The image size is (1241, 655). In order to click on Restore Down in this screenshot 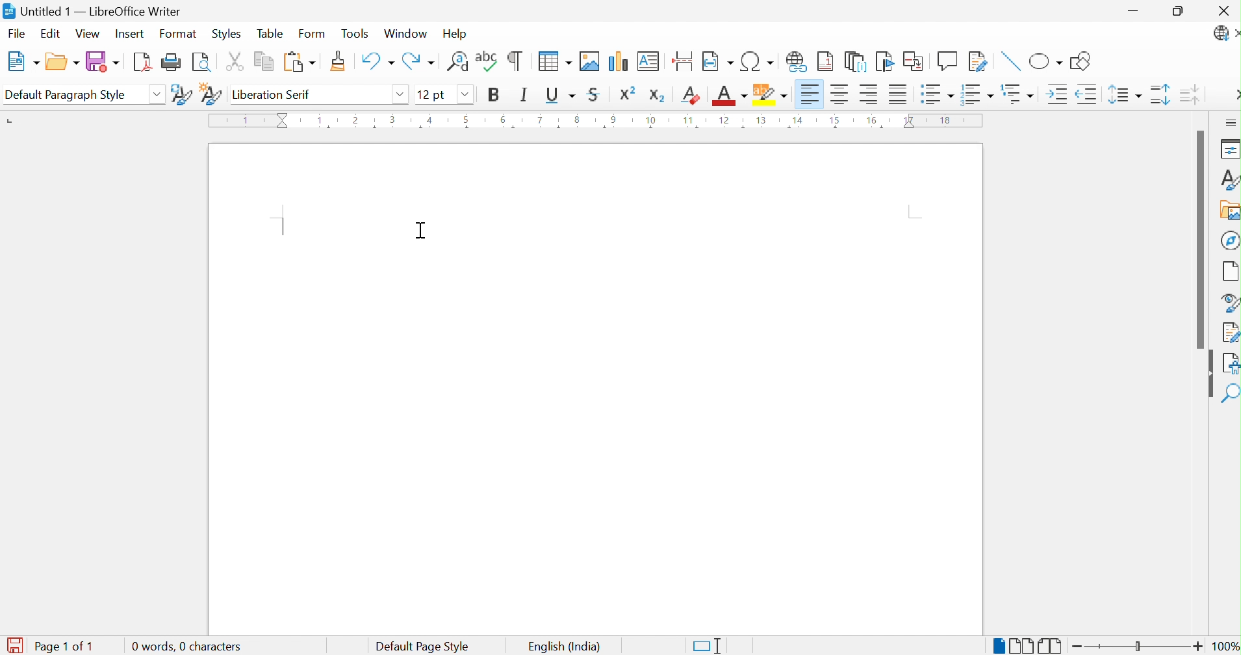, I will do `click(1179, 11)`.